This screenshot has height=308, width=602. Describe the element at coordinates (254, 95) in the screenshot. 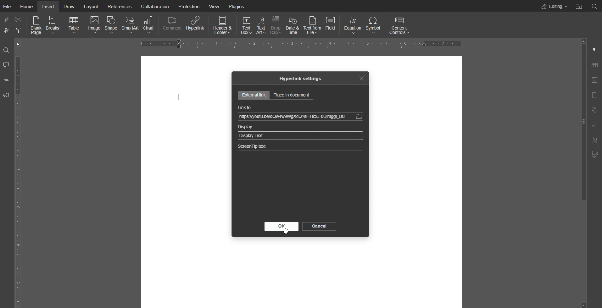

I see `External Settings` at that location.